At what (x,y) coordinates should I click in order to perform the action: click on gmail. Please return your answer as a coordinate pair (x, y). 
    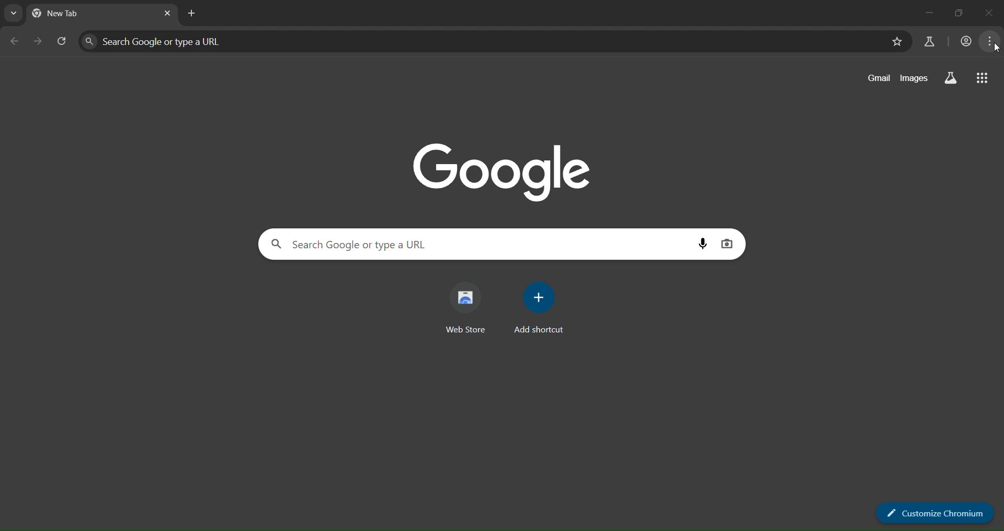
    Looking at the image, I should click on (877, 79).